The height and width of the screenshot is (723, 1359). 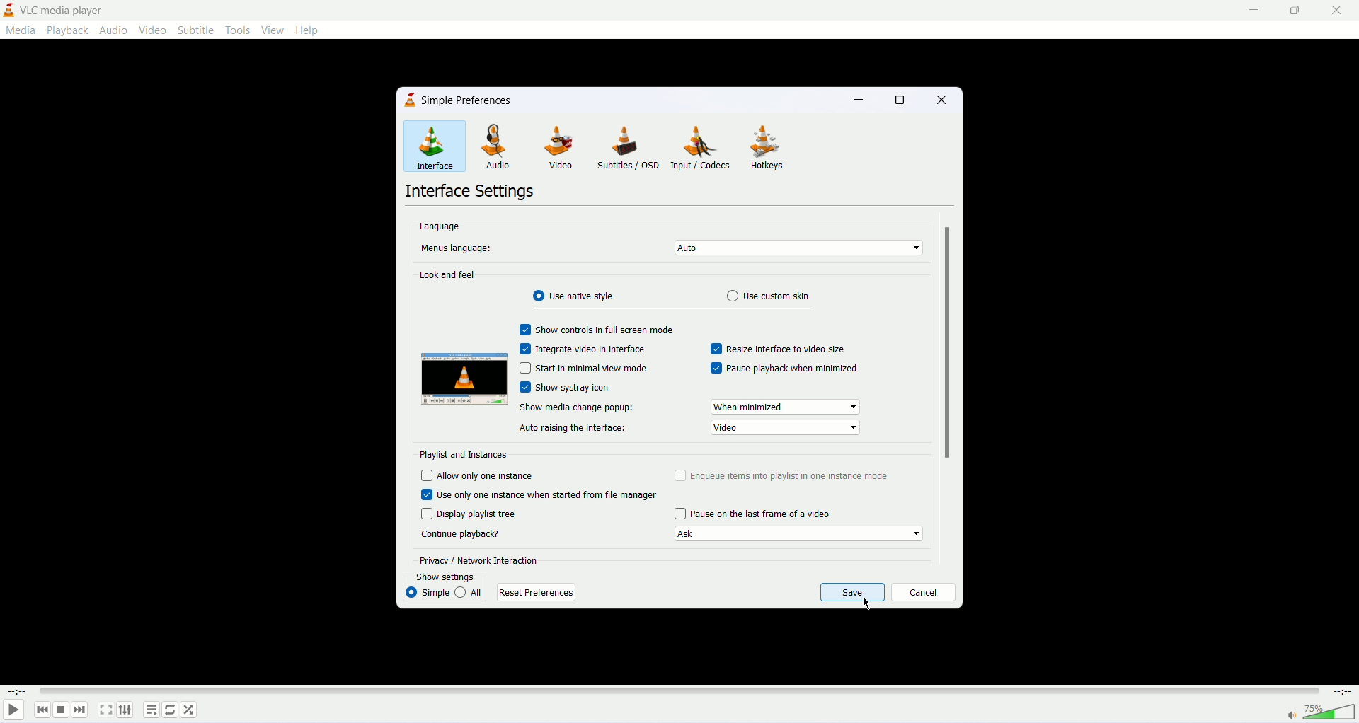 What do you see at coordinates (524, 328) in the screenshot?
I see `check box` at bounding box center [524, 328].